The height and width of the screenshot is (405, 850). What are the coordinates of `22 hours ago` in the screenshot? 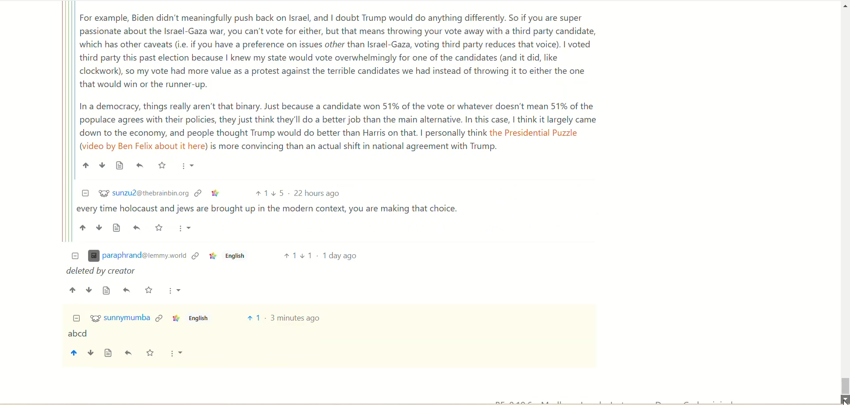 It's located at (317, 194).